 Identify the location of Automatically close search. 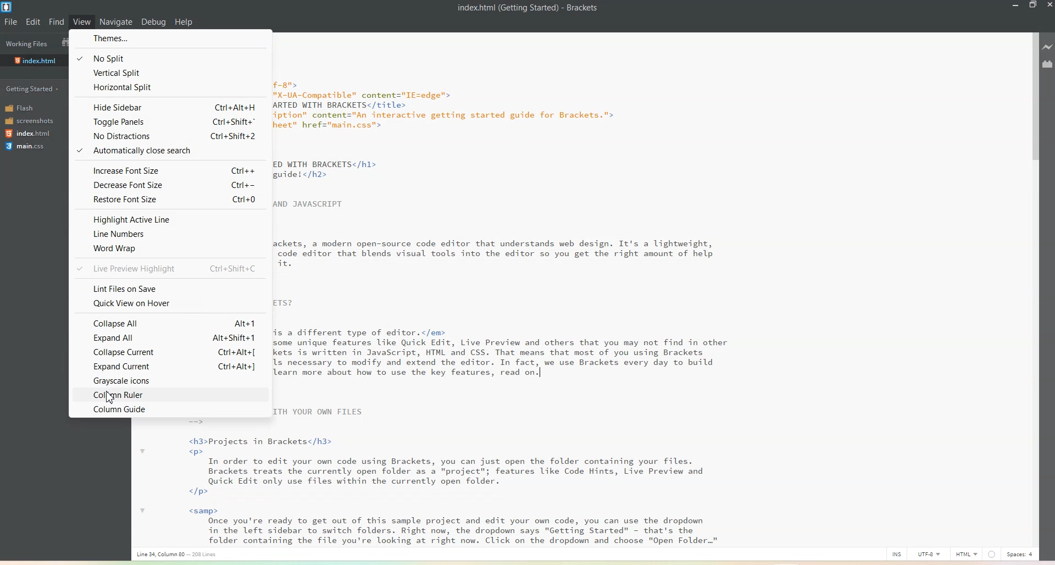
(168, 151).